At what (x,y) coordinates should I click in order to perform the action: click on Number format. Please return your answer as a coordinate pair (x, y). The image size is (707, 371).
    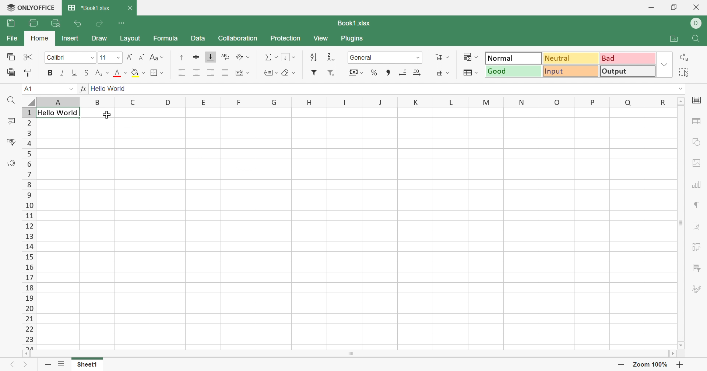
    Looking at the image, I should click on (382, 56).